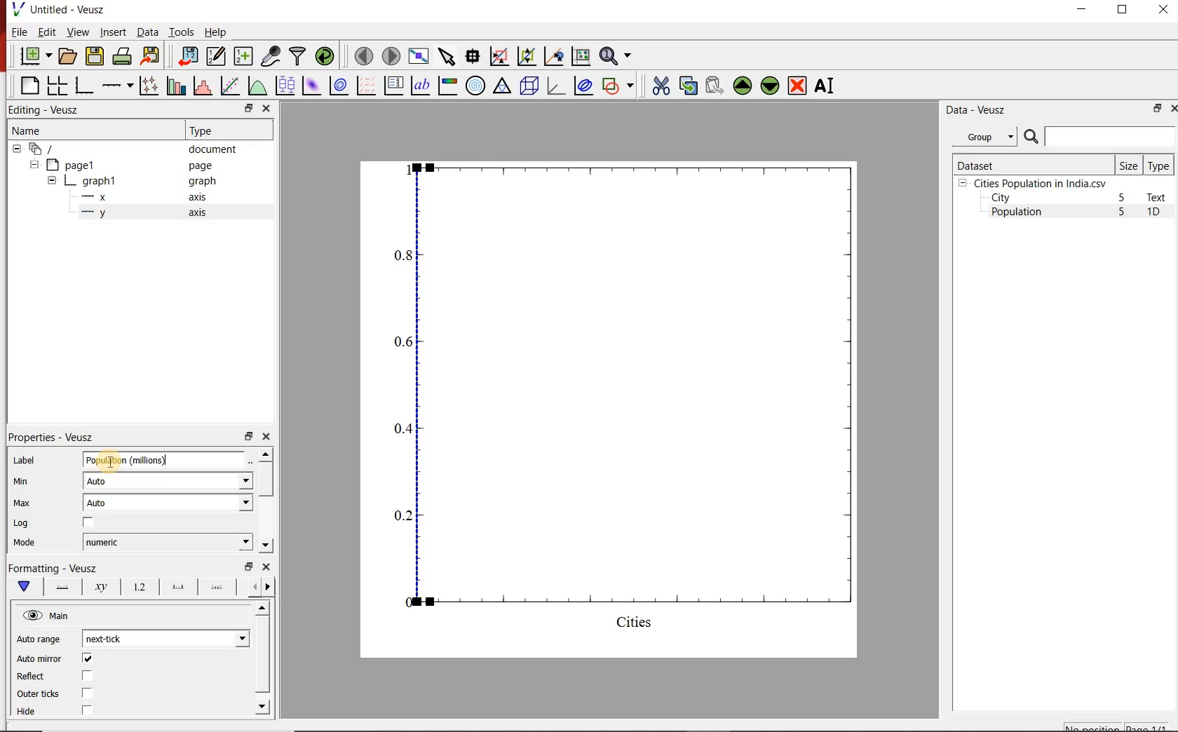 Image resolution: width=1178 pixels, height=732 pixels. I want to click on Mode, so click(28, 543).